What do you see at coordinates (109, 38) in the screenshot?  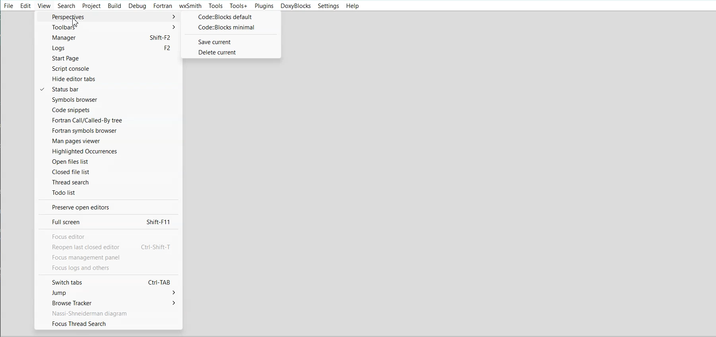 I see `Manager` at bounding box center [109, 38].